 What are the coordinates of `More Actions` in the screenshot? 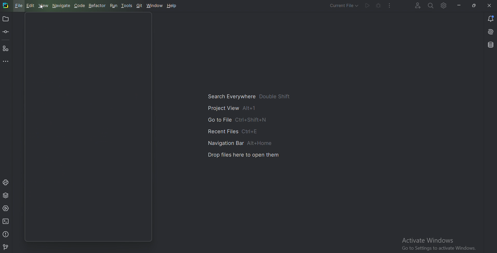 It's located at (390, 5).